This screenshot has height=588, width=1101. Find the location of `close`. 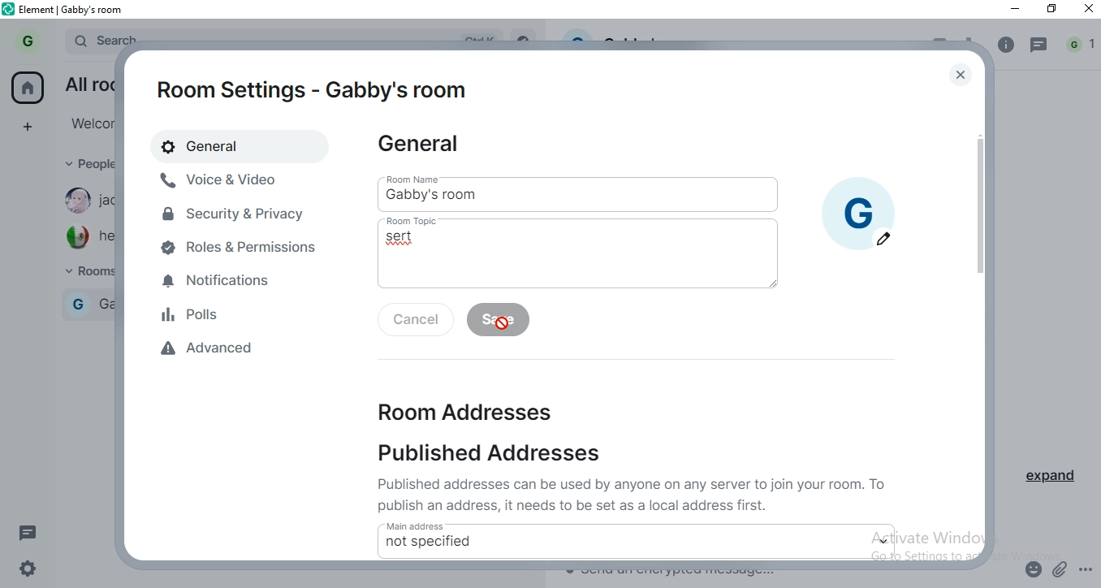

close is located at coordinates (963, 75).